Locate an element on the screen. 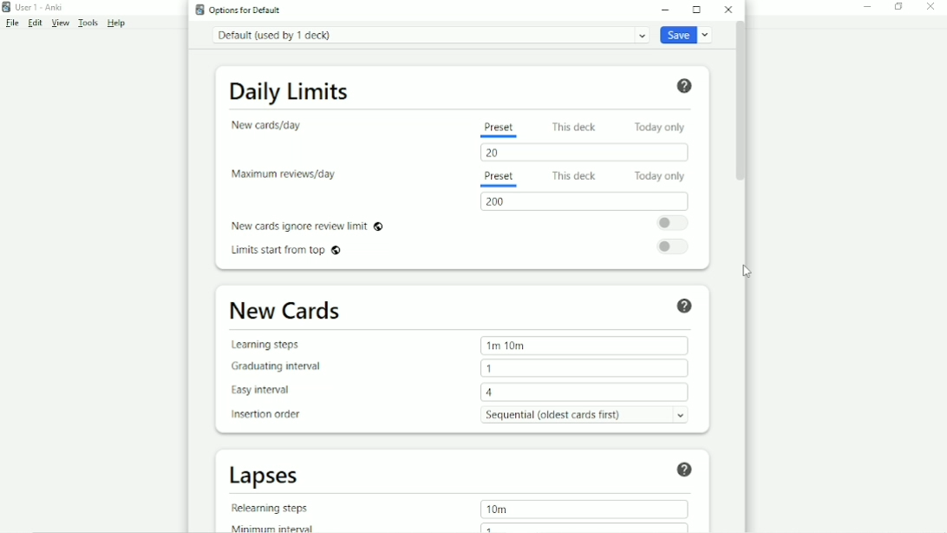 This screenshot has height=533, width=947. View is located at coordinates (62, 23).